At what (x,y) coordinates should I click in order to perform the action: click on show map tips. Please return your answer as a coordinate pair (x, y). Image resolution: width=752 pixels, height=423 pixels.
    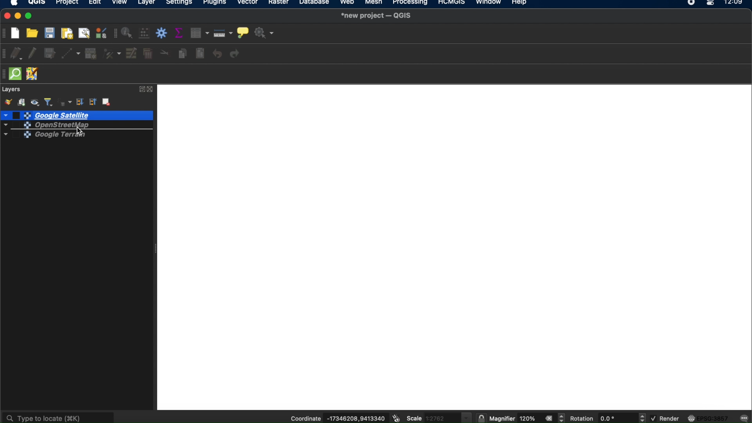
    Looking at the image, I should click on (242, 32).